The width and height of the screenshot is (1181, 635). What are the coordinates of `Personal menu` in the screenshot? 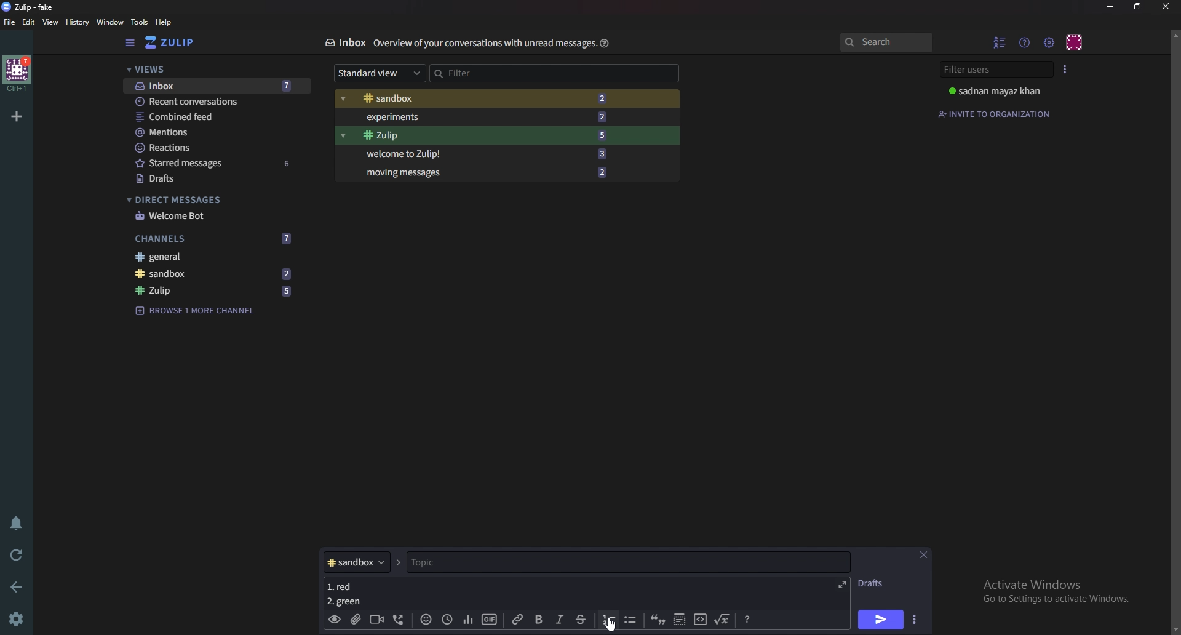 It's located at (1075, 41).